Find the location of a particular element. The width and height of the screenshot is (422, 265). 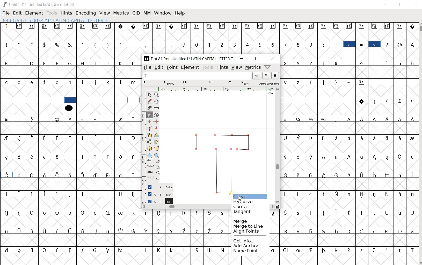

Symbol is located at coordinates (33, 176).